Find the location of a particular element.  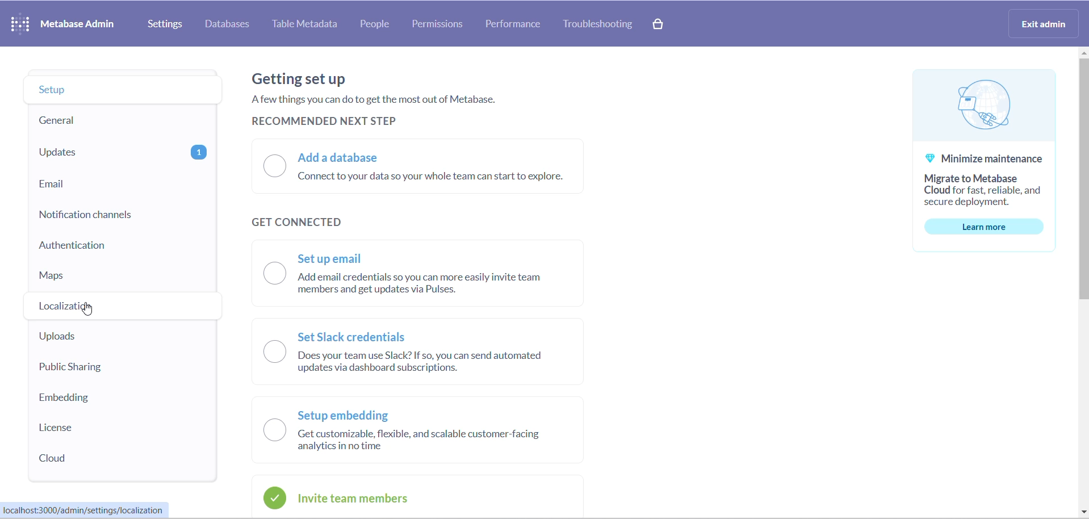

move down is located at coordinates (1082, 512).